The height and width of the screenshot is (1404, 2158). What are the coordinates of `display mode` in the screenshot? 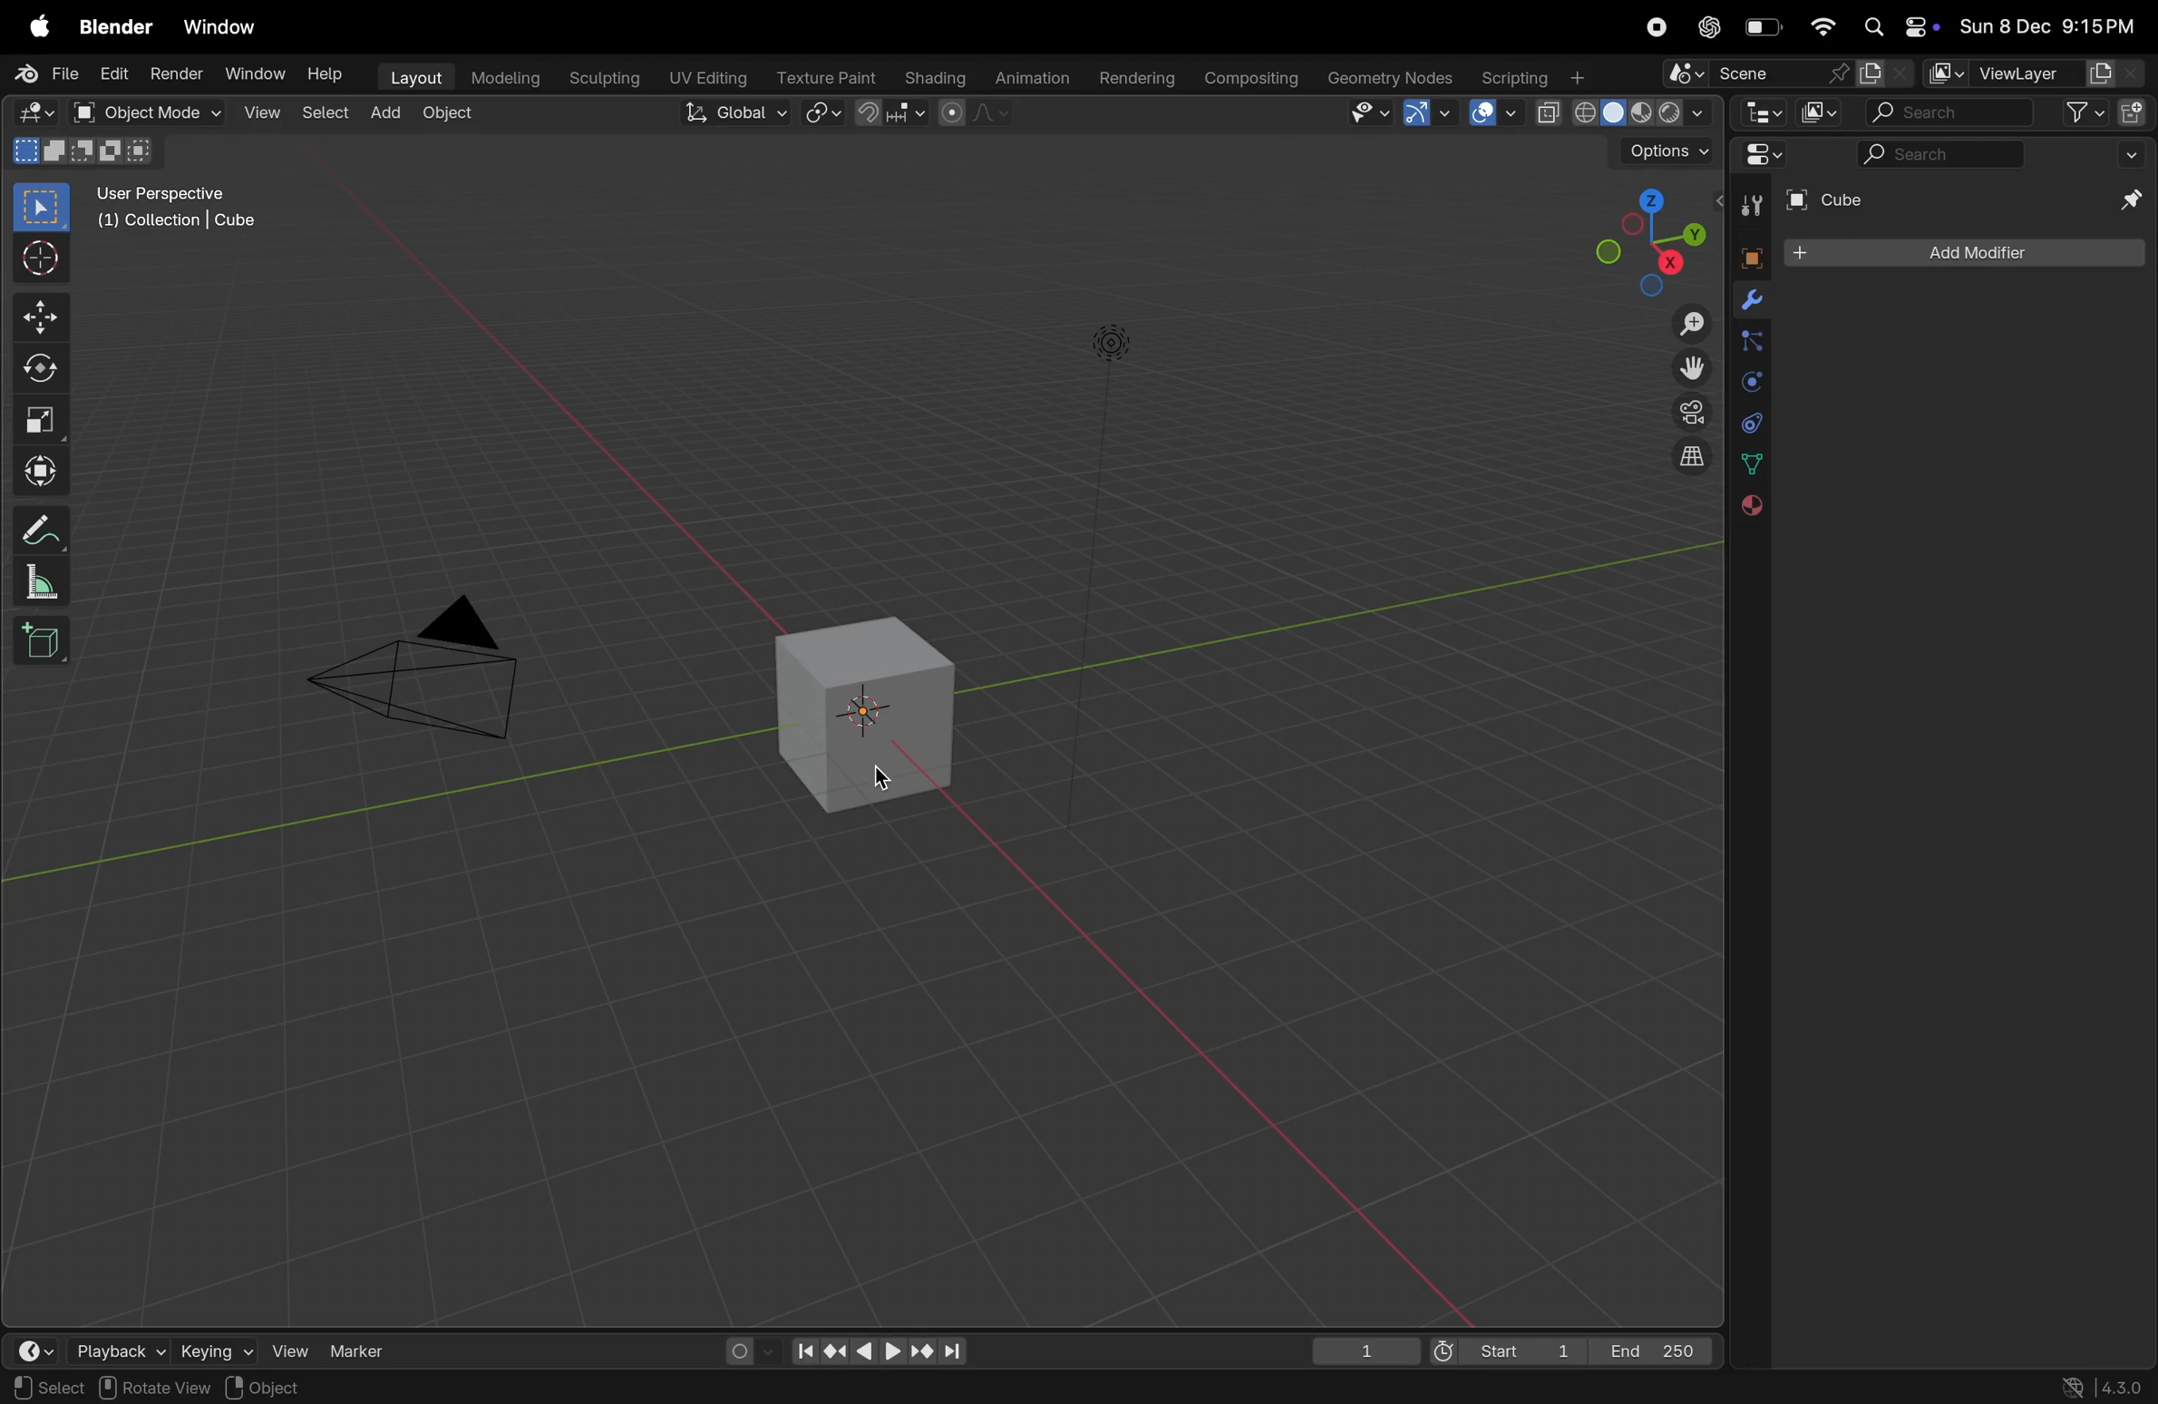 It's located at (1819, 112).